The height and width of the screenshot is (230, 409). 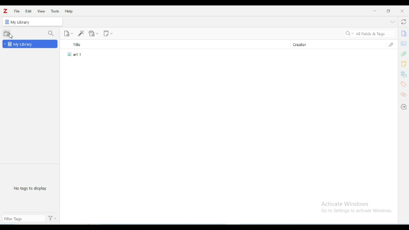 I want to click on maximize, so click(x=389, y=11).